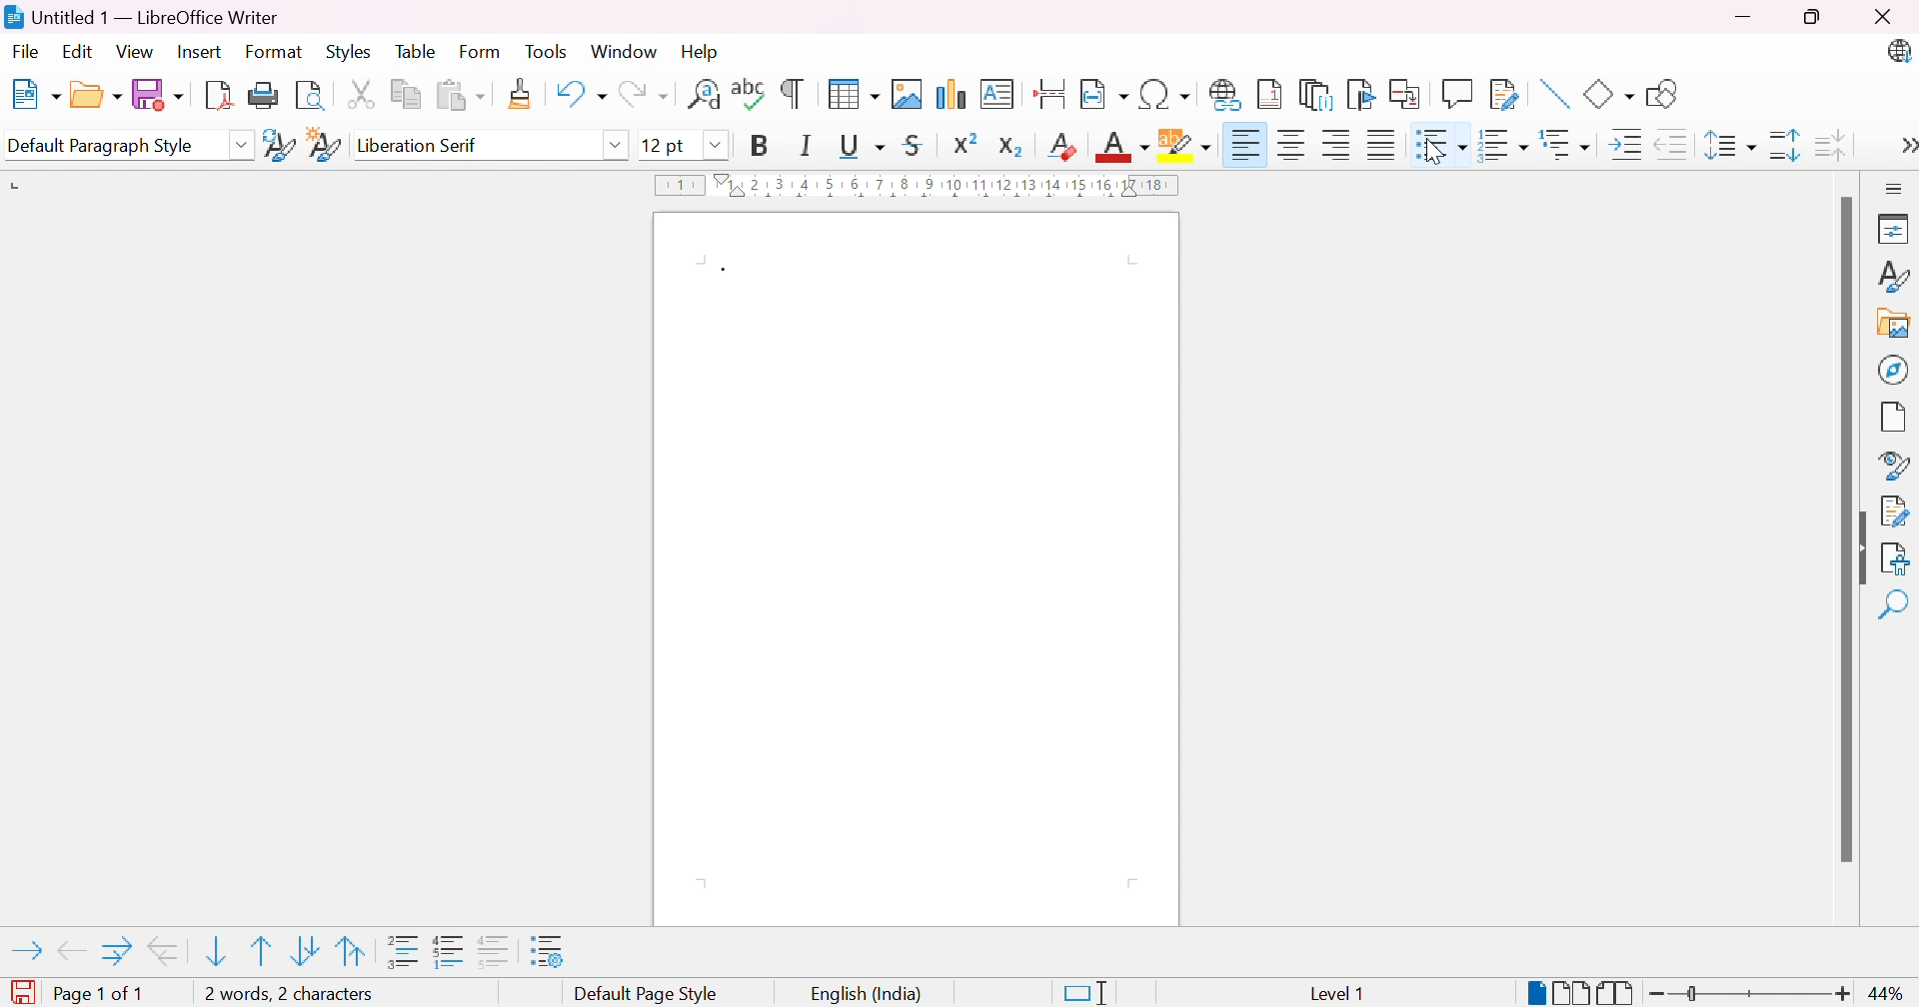 Image resolution: width=1919 pixels, height=1007 pixels. What do you see at coordinates (263, 953) in the screenshot?
I see `Move item up` at bounding box center [263, 953].